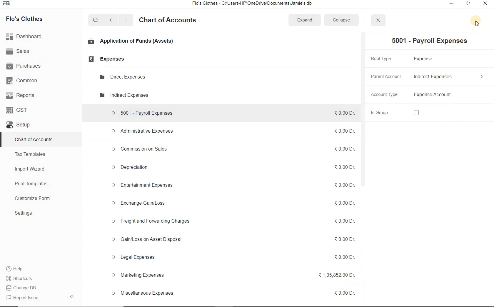 The image size is (494, 307). I want to click on  Change DB, so click(25, 288).